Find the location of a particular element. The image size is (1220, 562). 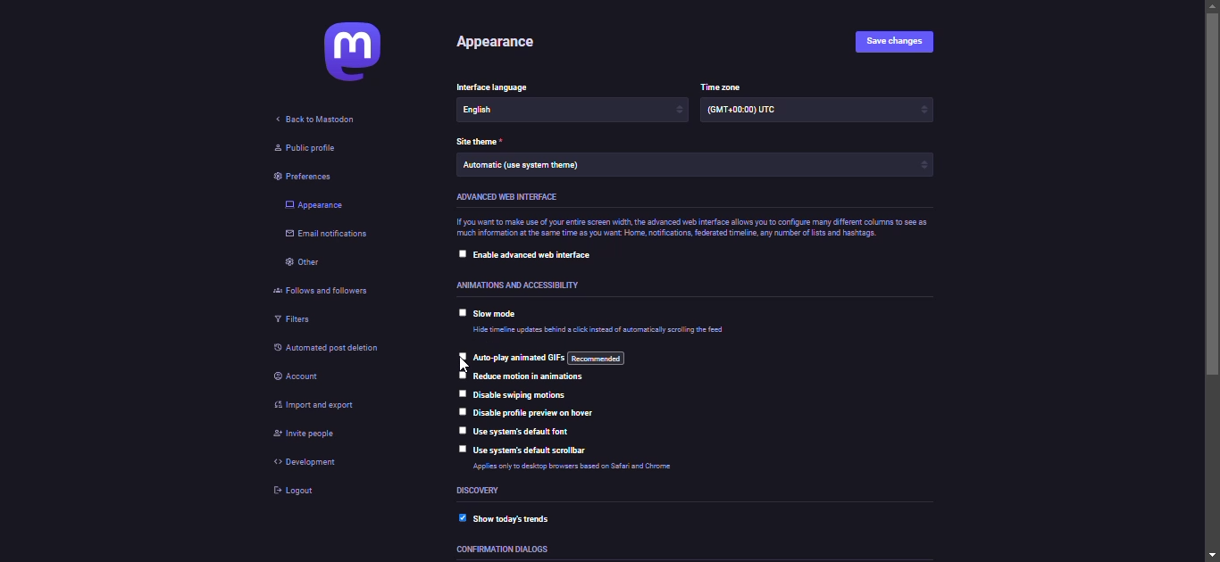

click to select is located at coordinates (458, 428).